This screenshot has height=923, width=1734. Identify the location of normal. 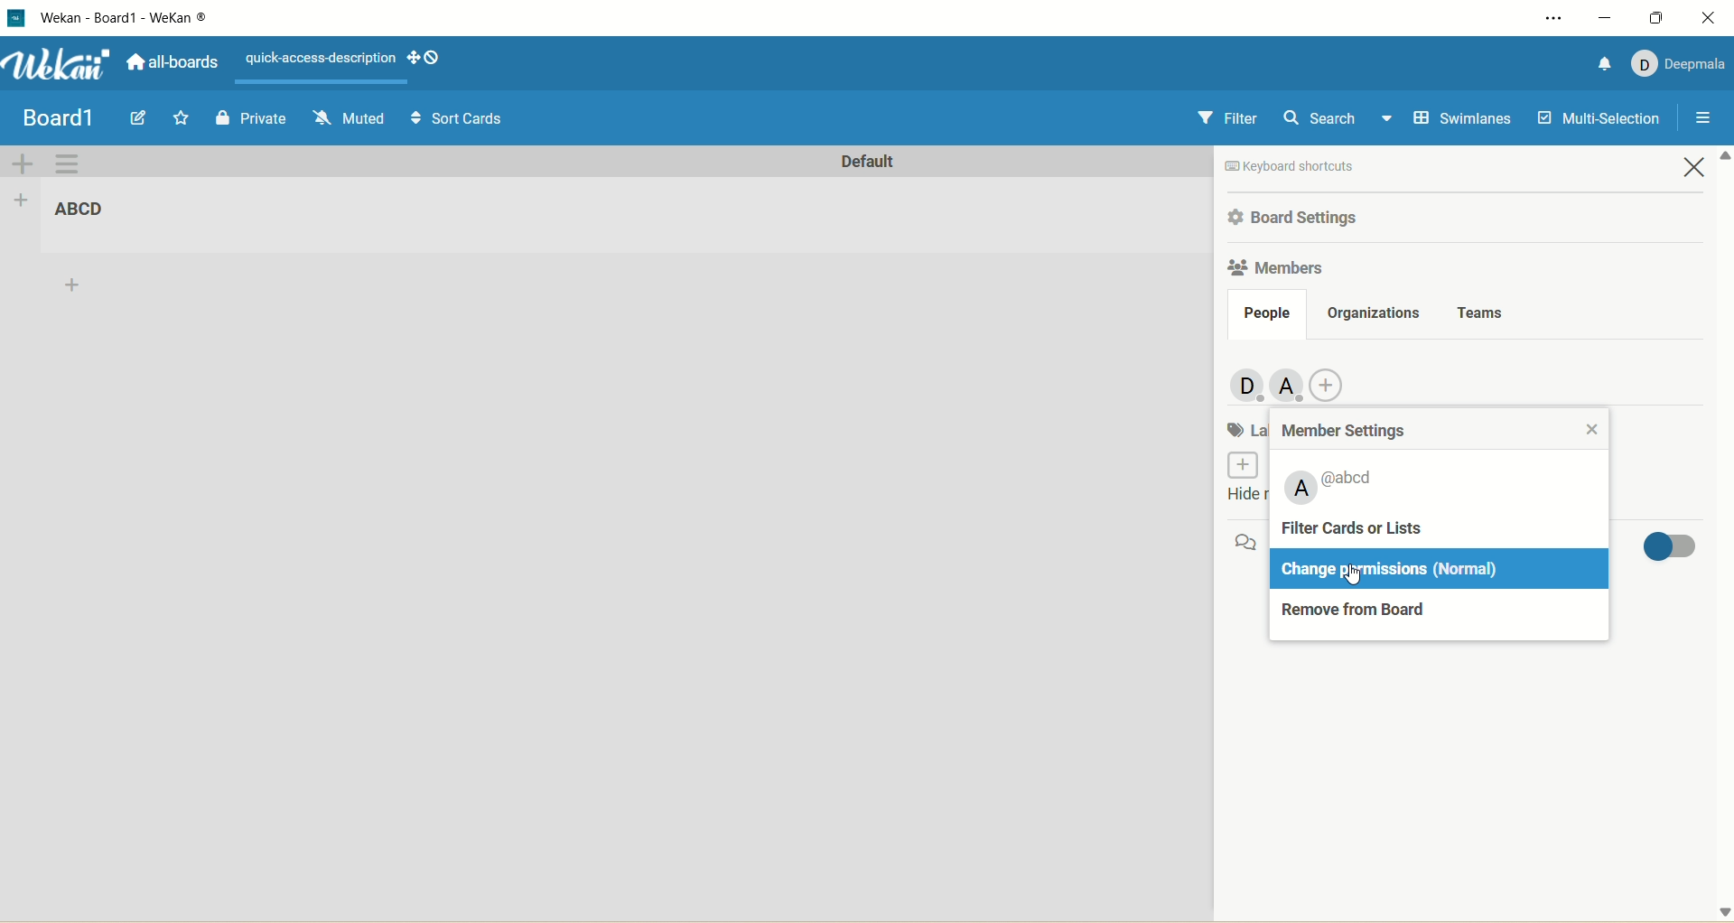
(1475, 571).